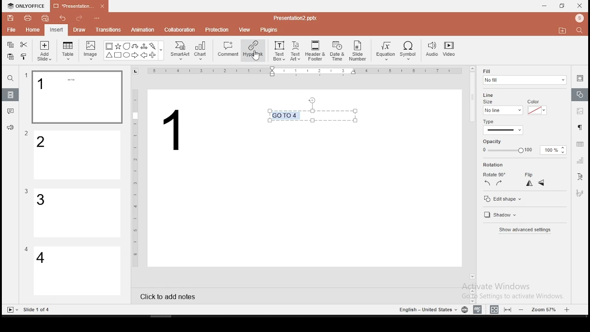 The width and height of the screenshot is (590, 332). What do you see at coordinates (278, 50) in the screenshot?
I see `text box` at bounding box center [278, 50].